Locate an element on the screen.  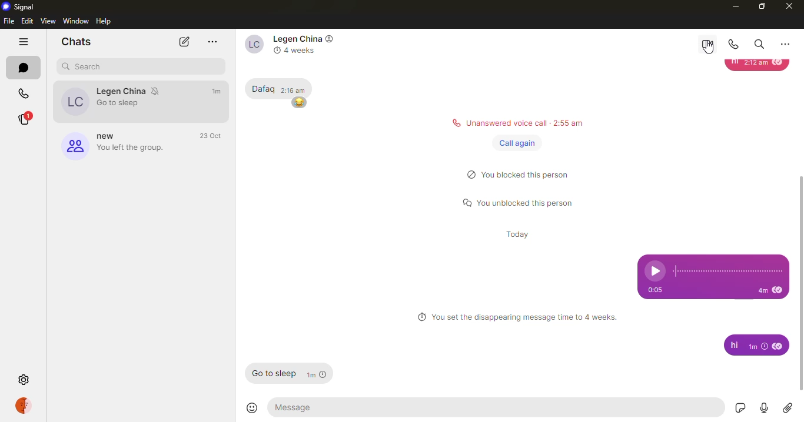
contact is located at coordinates (252, 43).